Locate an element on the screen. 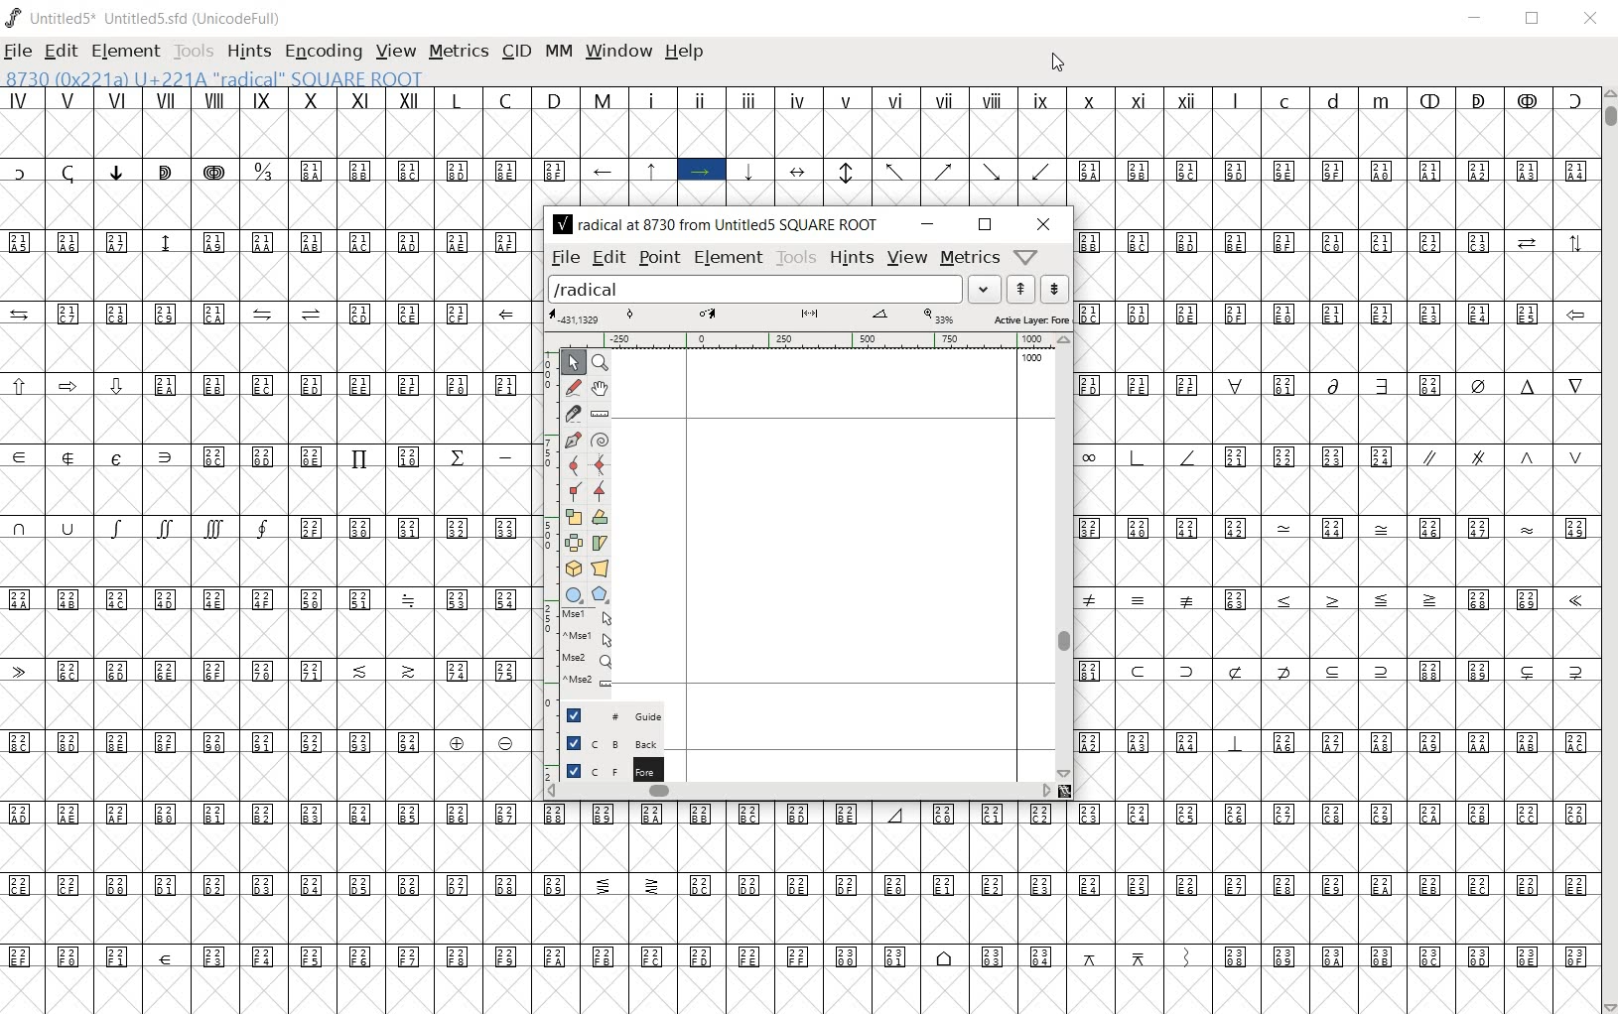 This screenshot has width=1618, height=1014. pointer is located at coordinates (575, 360).